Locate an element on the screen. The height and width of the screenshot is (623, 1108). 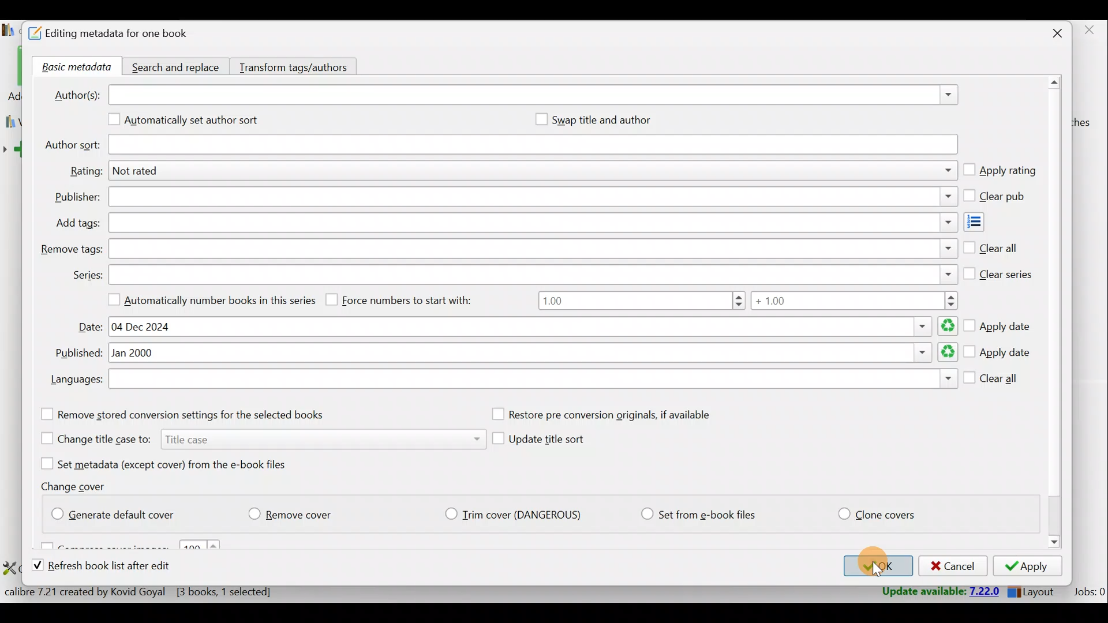
layout is located at coordinates (1038, 592).